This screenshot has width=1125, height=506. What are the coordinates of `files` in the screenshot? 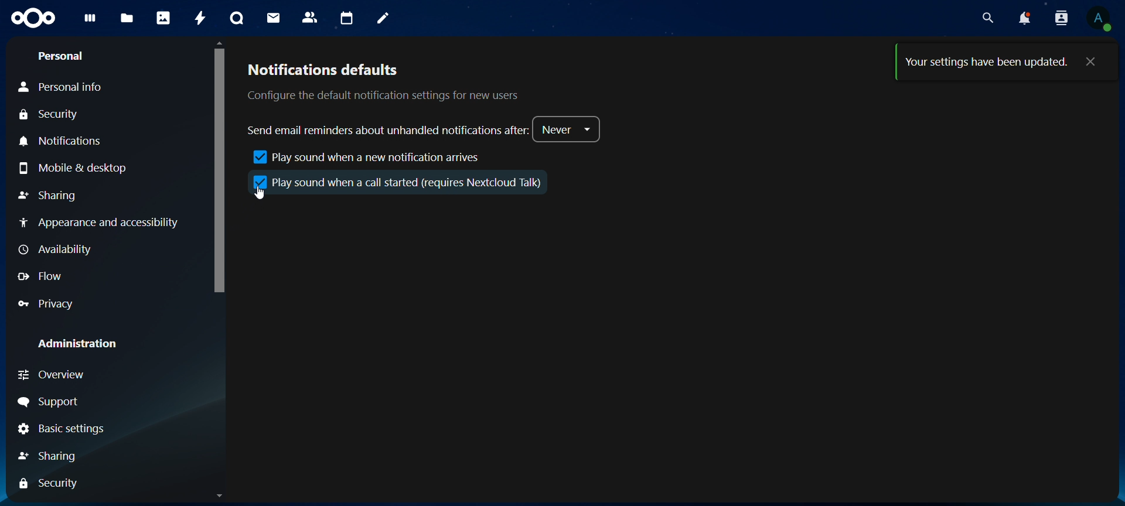 It's located at (127, 18).